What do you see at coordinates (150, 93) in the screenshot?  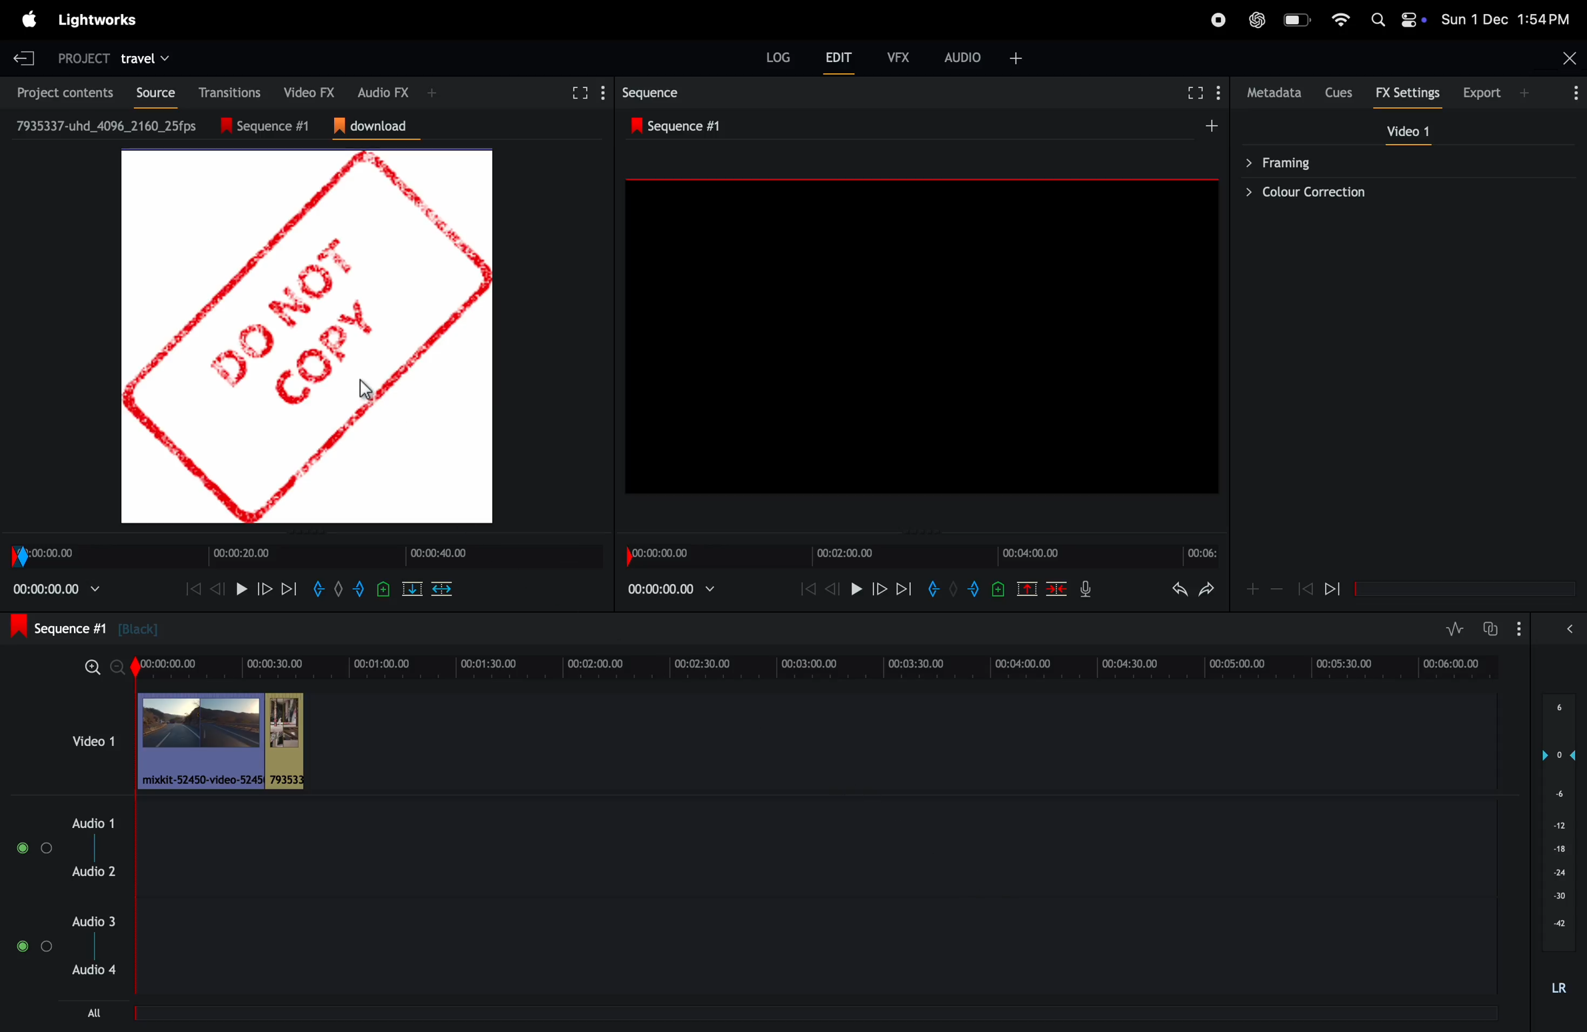 I see `source` at bounding box center [150, 93].